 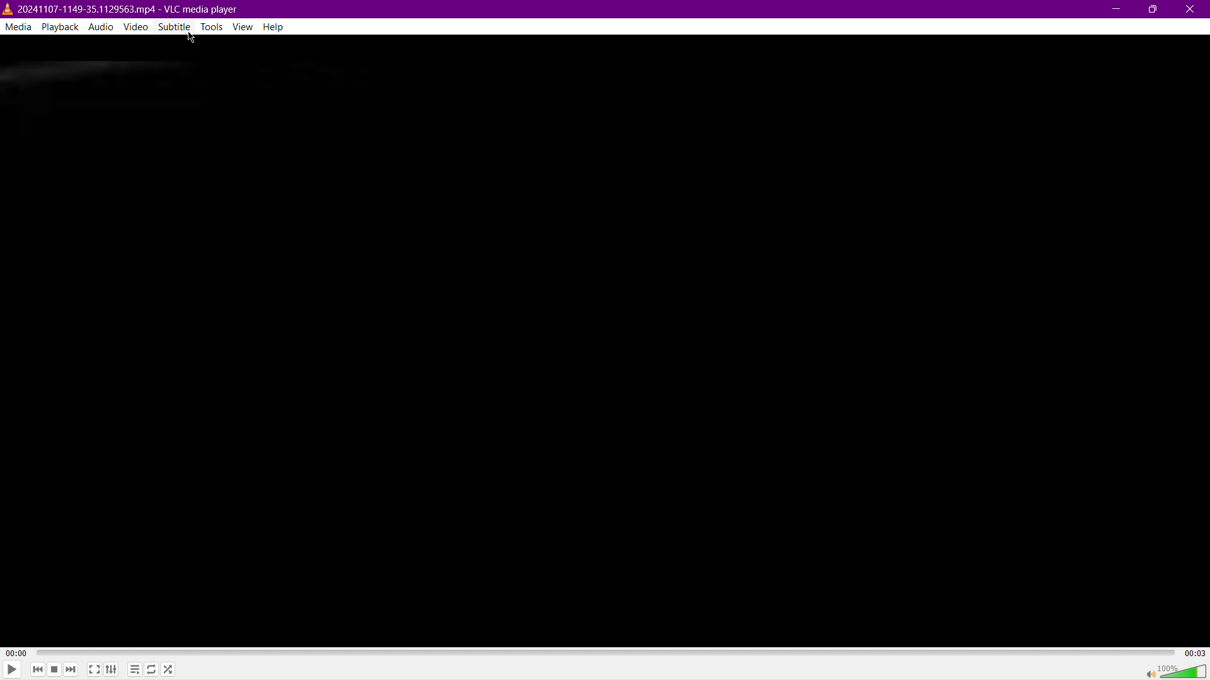 I want to click on View, so click(x=246, y=26).